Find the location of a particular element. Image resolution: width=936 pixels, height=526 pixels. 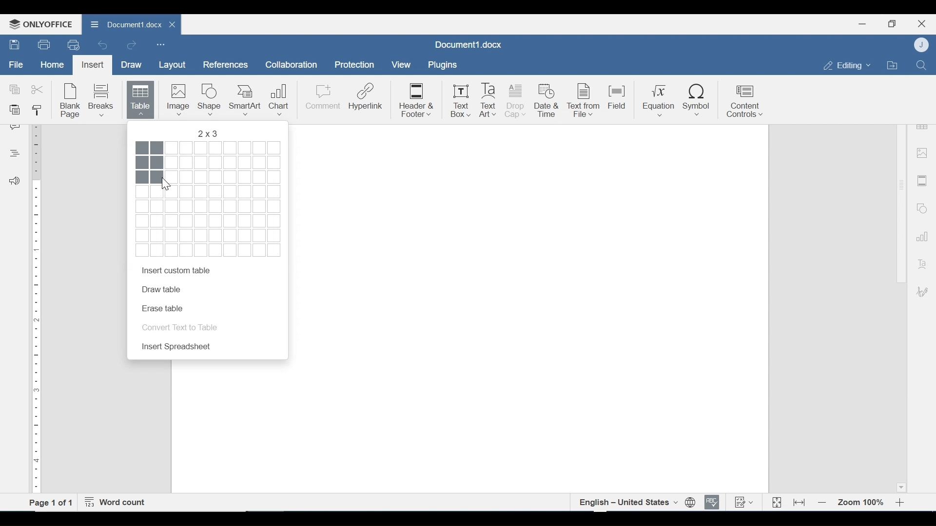

Zoom in is located at coordinates (902, 503).